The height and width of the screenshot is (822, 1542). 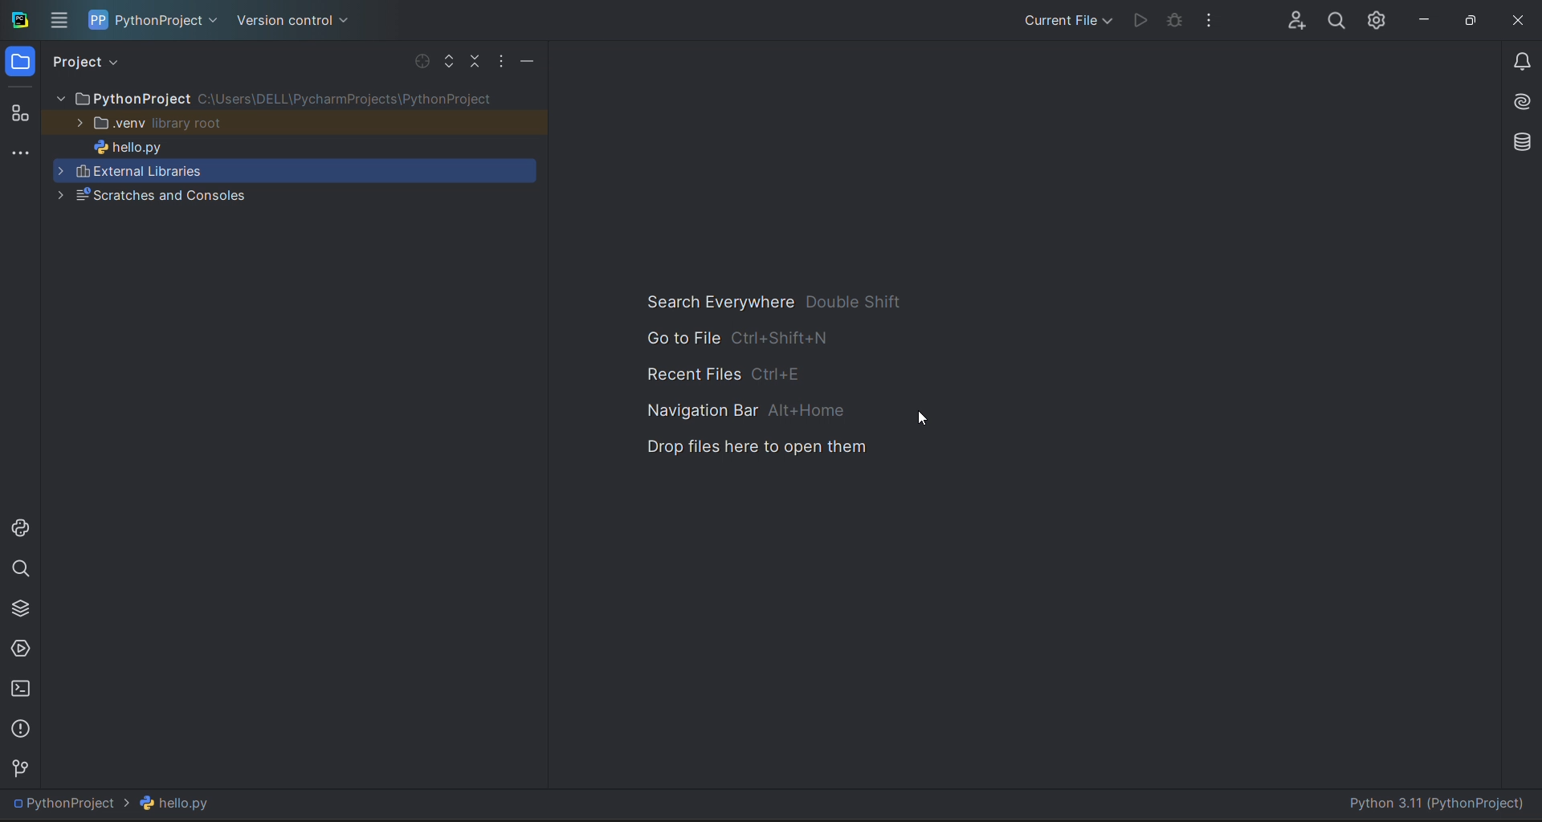 I want to click on minimize, so click(x=1422, y=18).